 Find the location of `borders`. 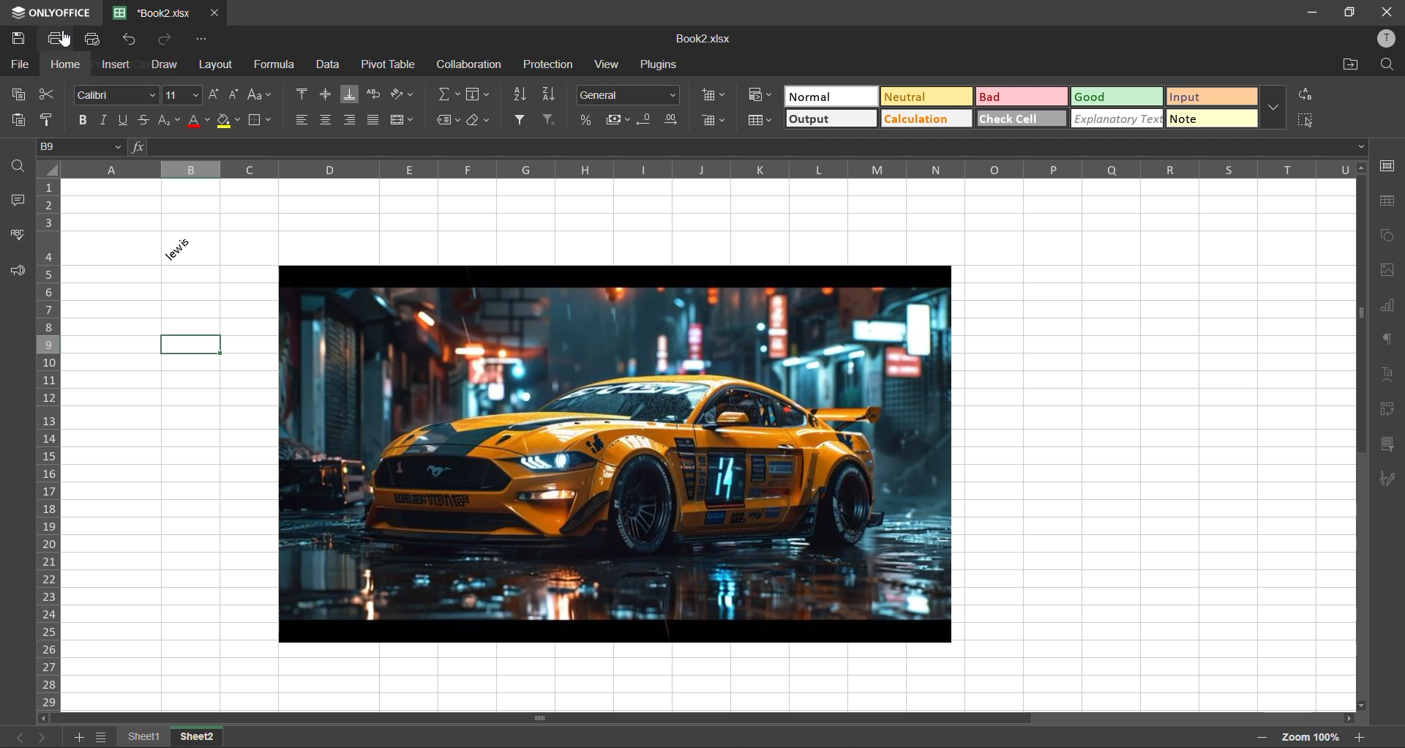

borders is located at coordinates (260, 119).